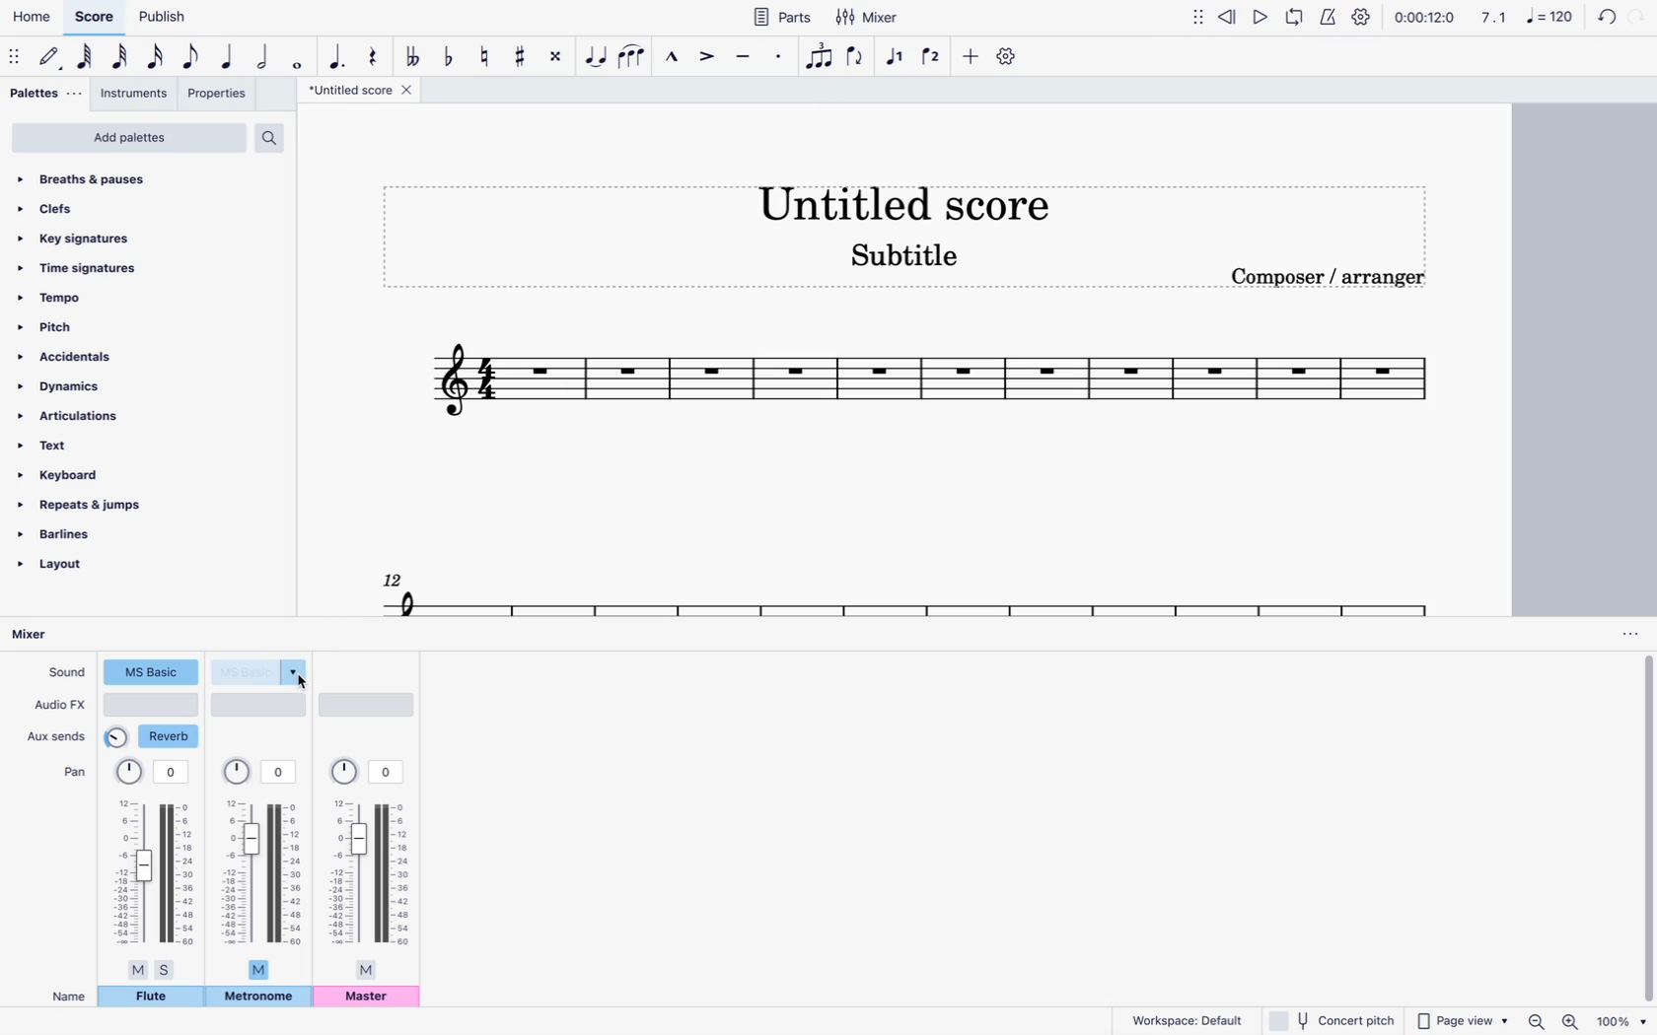  I want to click on mixer, so click(38, 635).